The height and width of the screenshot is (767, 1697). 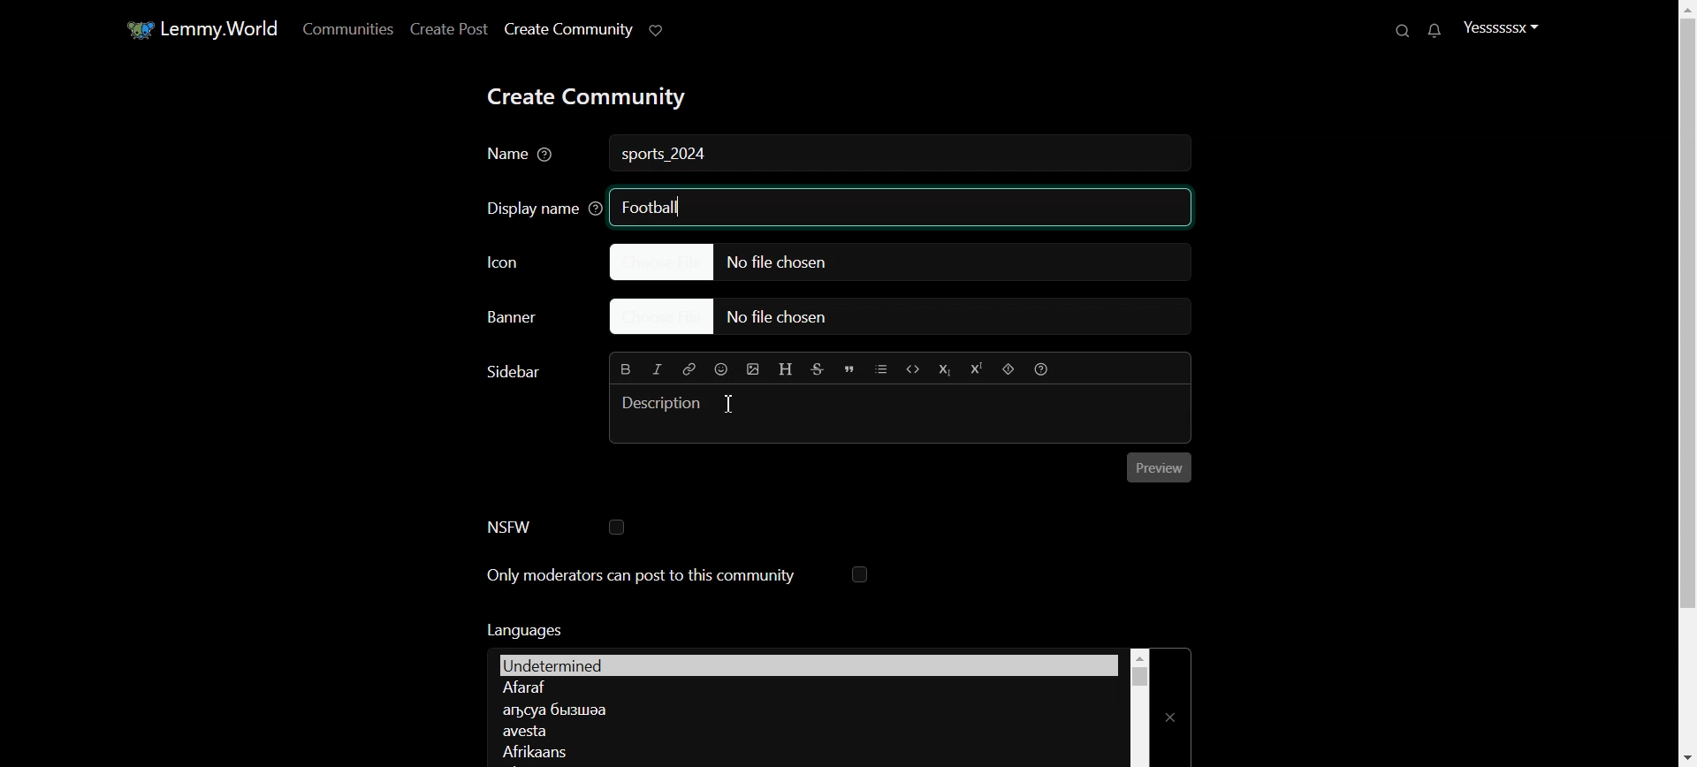 What do you see at coordinates (722, 368) in the screenshot?
I see `Emoji` at bounding box center [722, 368].